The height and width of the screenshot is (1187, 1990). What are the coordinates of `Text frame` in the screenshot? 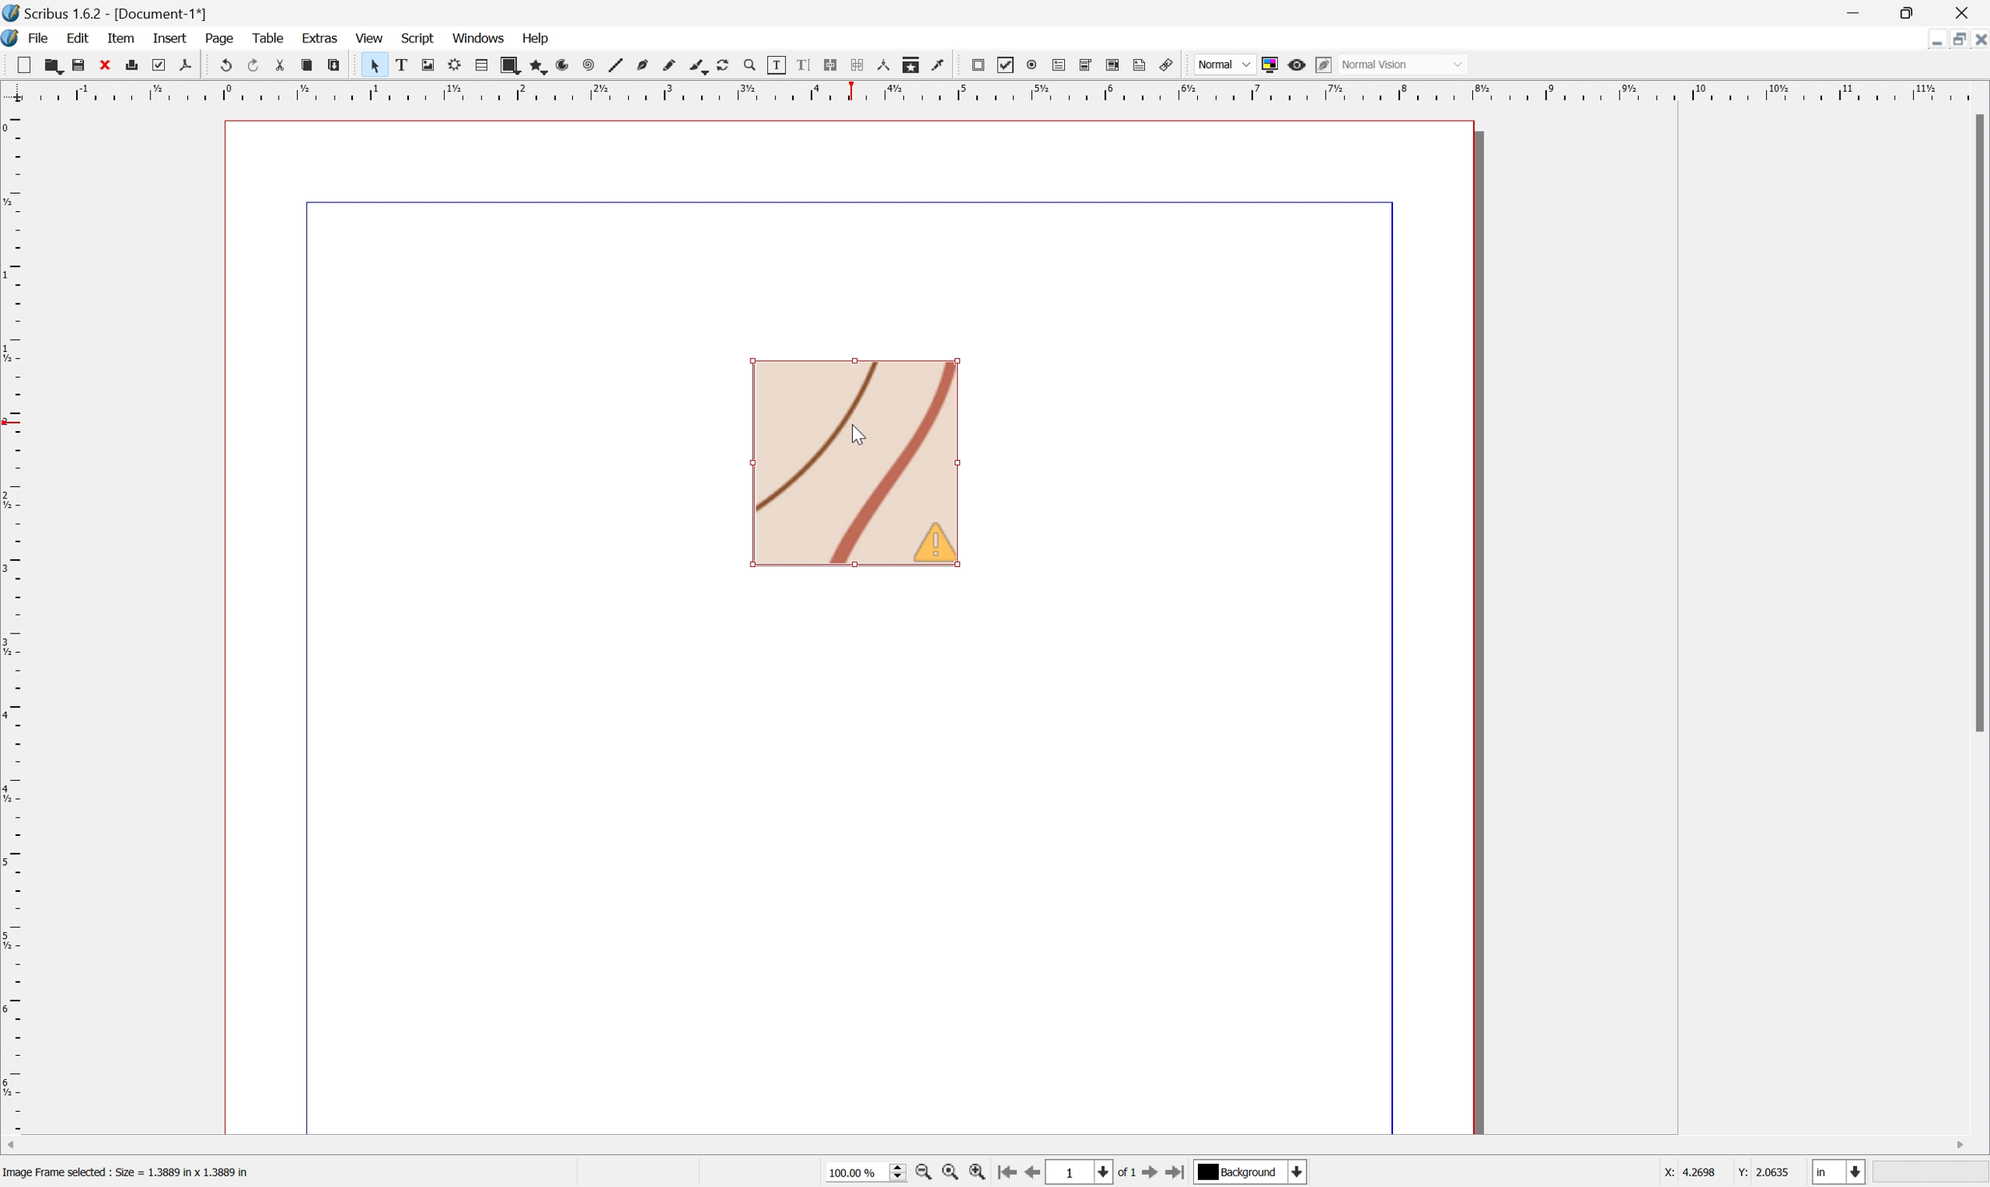 It's located at (409, 64).